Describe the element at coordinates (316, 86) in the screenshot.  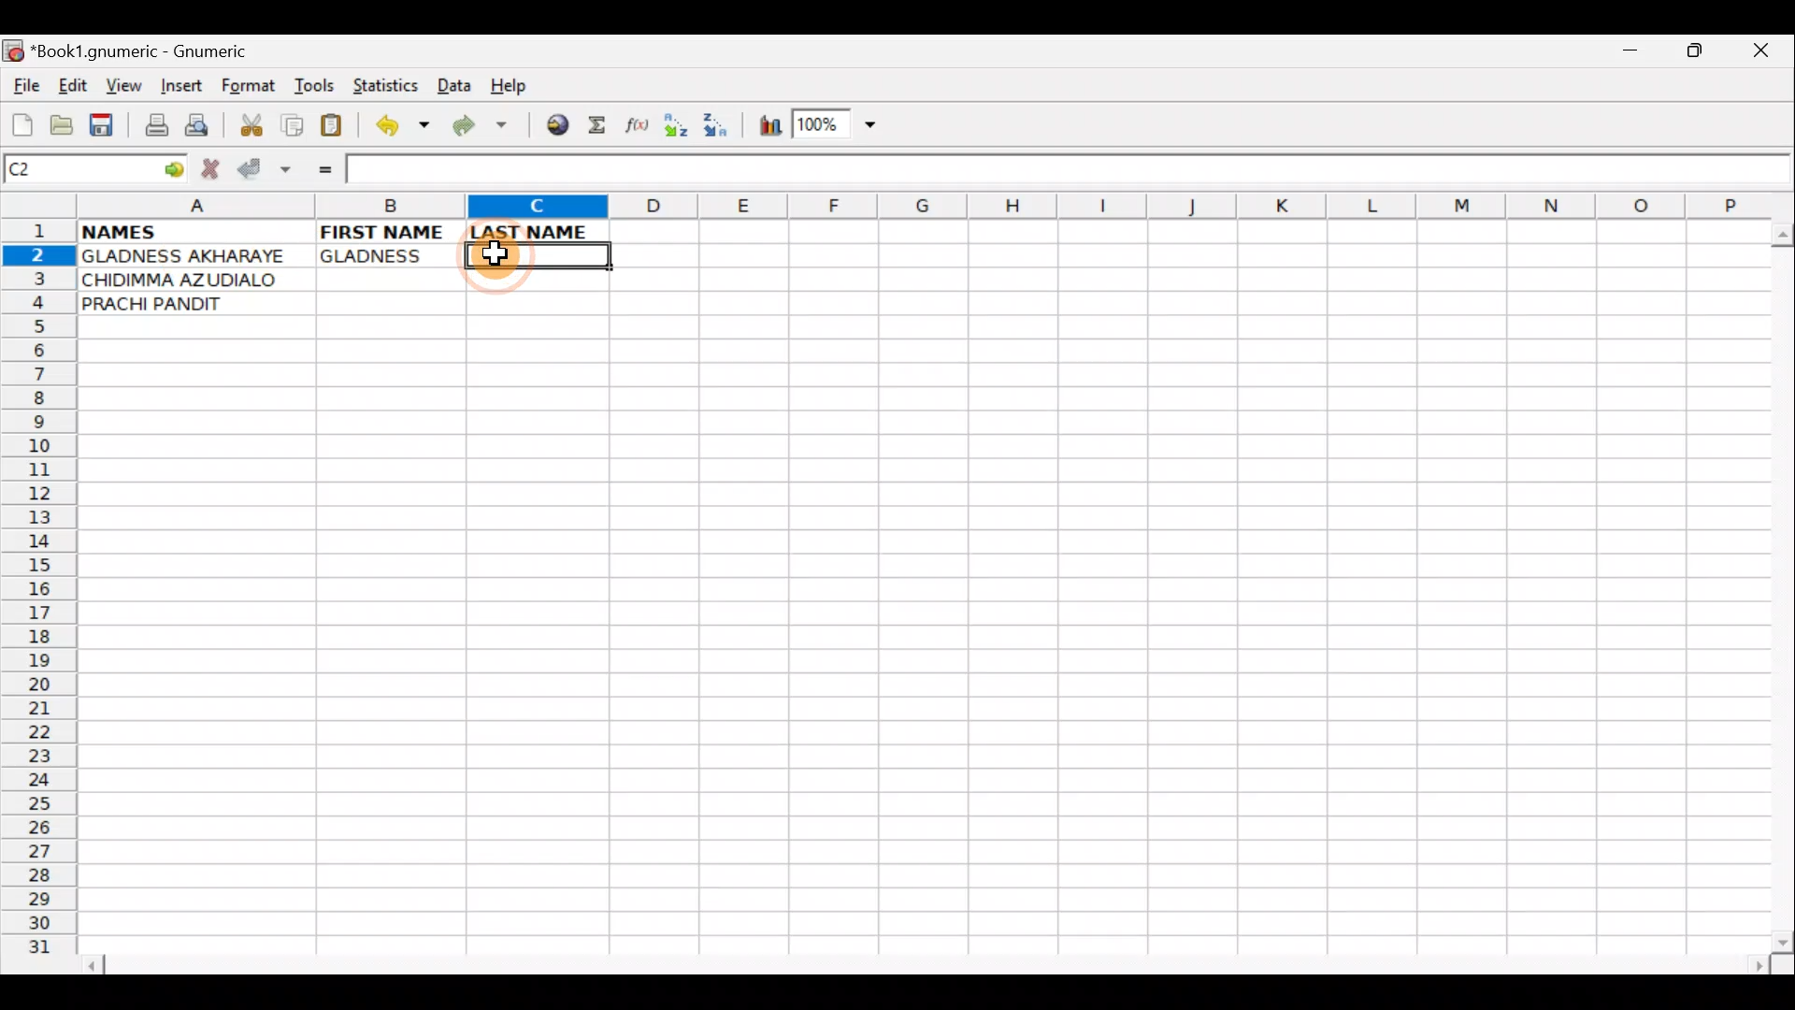
I see `Tools` at that location.